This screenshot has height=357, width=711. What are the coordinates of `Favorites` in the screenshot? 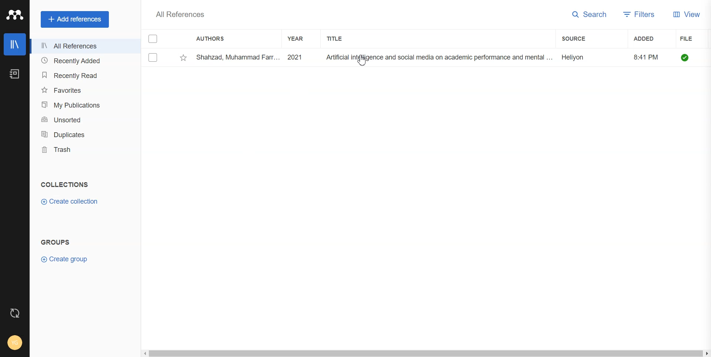 It's located at (83, 89).